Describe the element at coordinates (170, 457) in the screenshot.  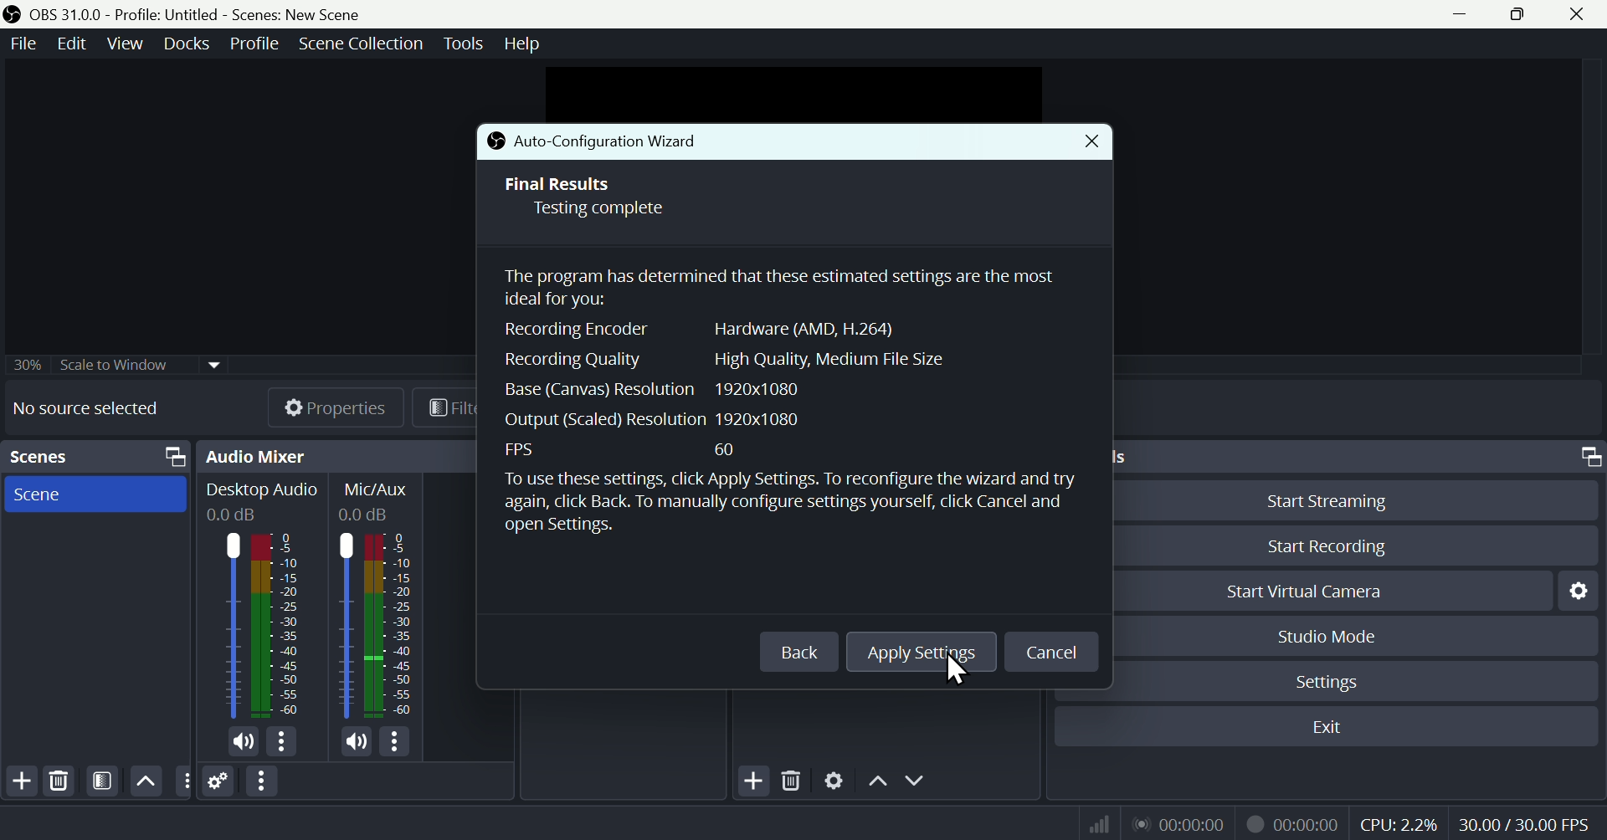
I see `screen resize` at that location.